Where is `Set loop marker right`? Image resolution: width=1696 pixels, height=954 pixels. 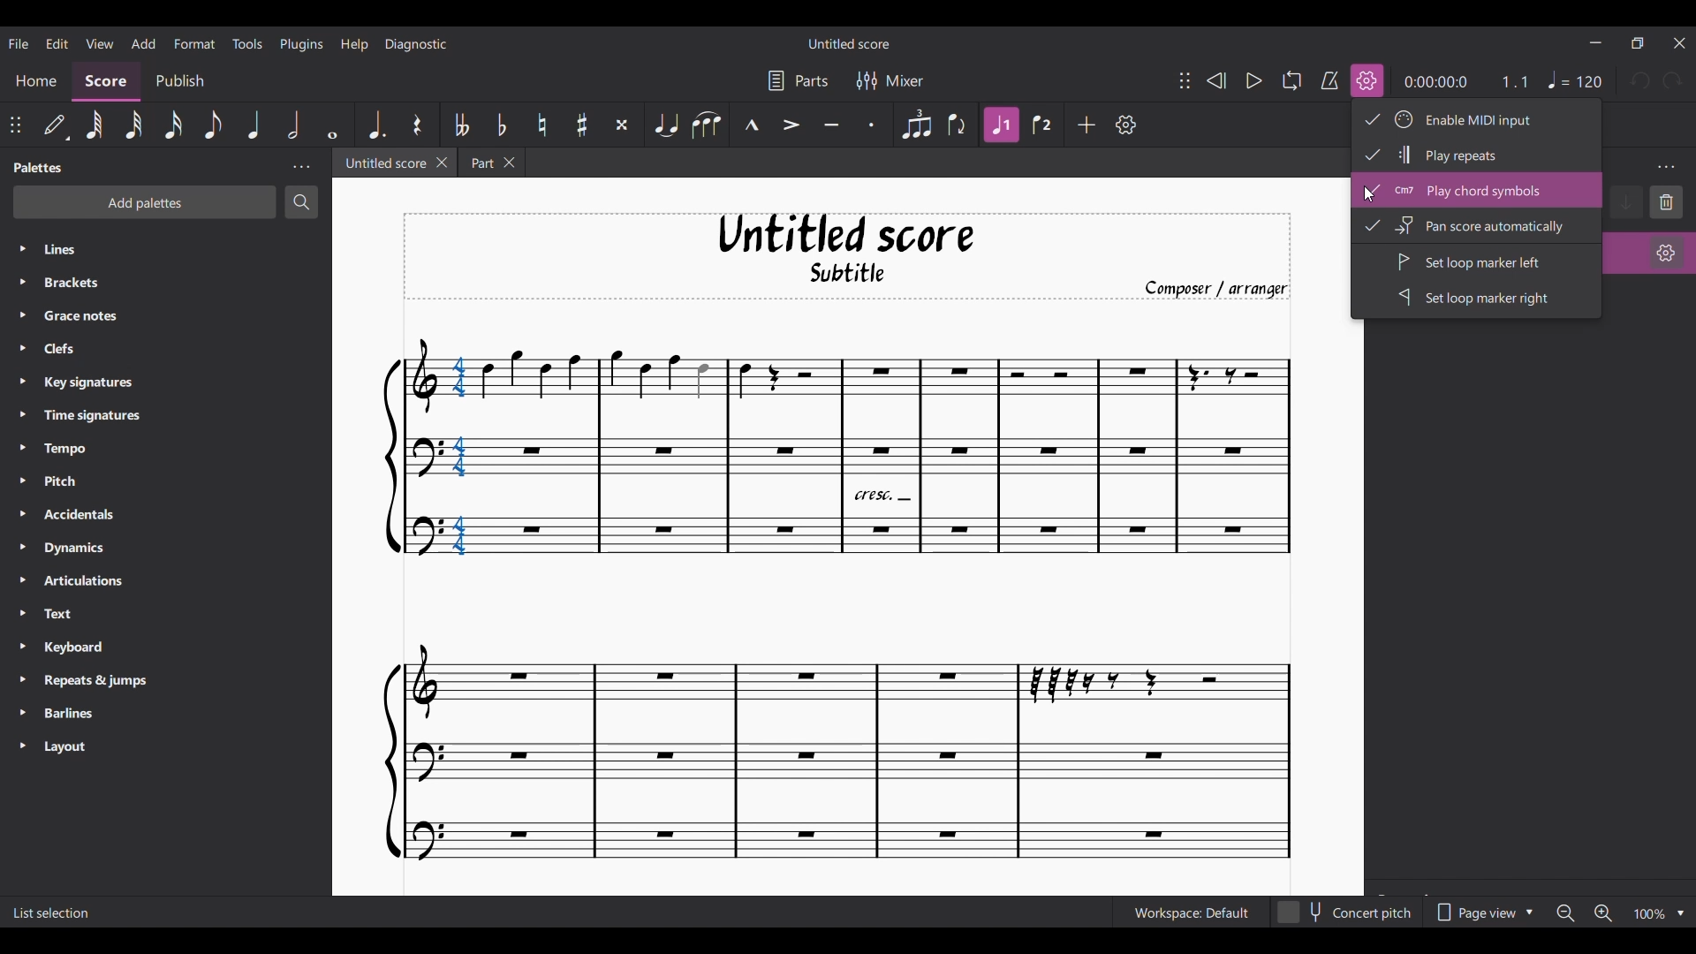
Set loop marker right is located at coordinates (1477, 297).